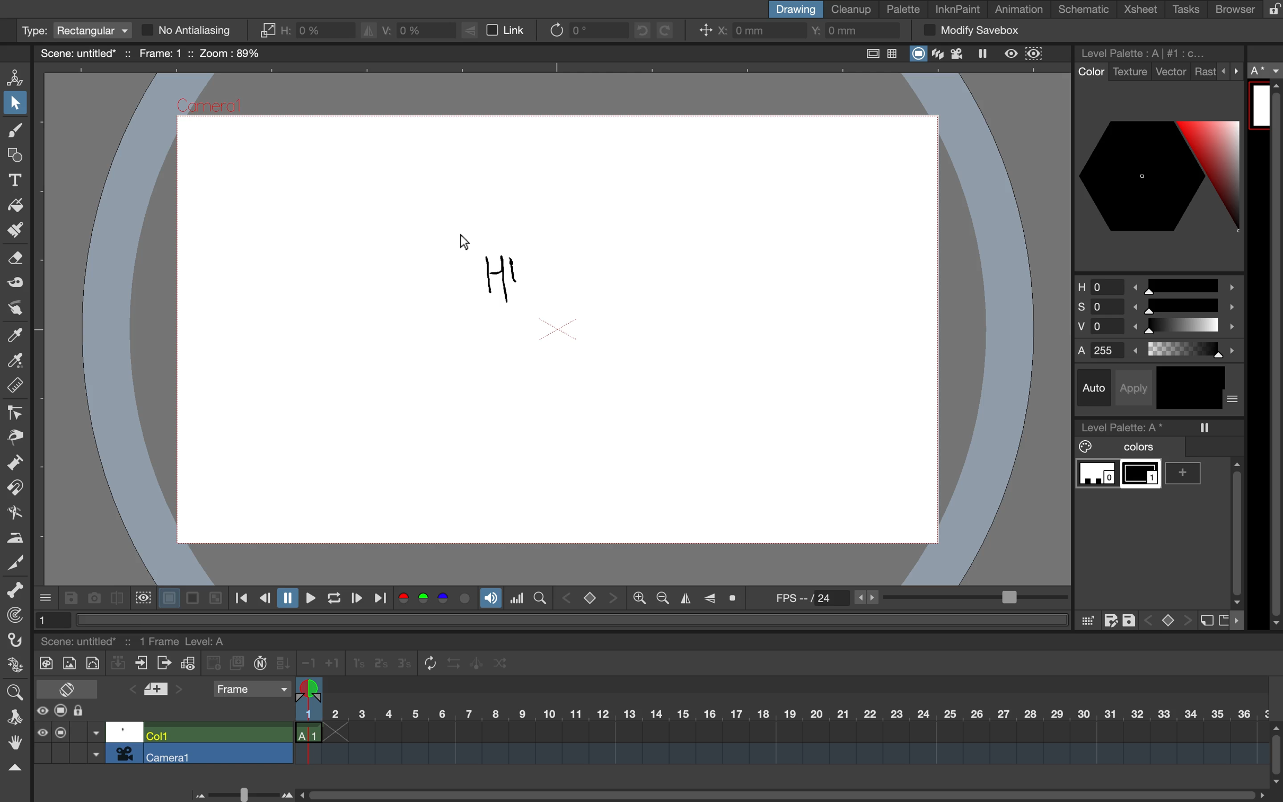 This screenshot has height=802, width=1283. What do you see at coordinates (1157, 285) in the screenshot?
I see `hue` at bounding box center [1157, 285].